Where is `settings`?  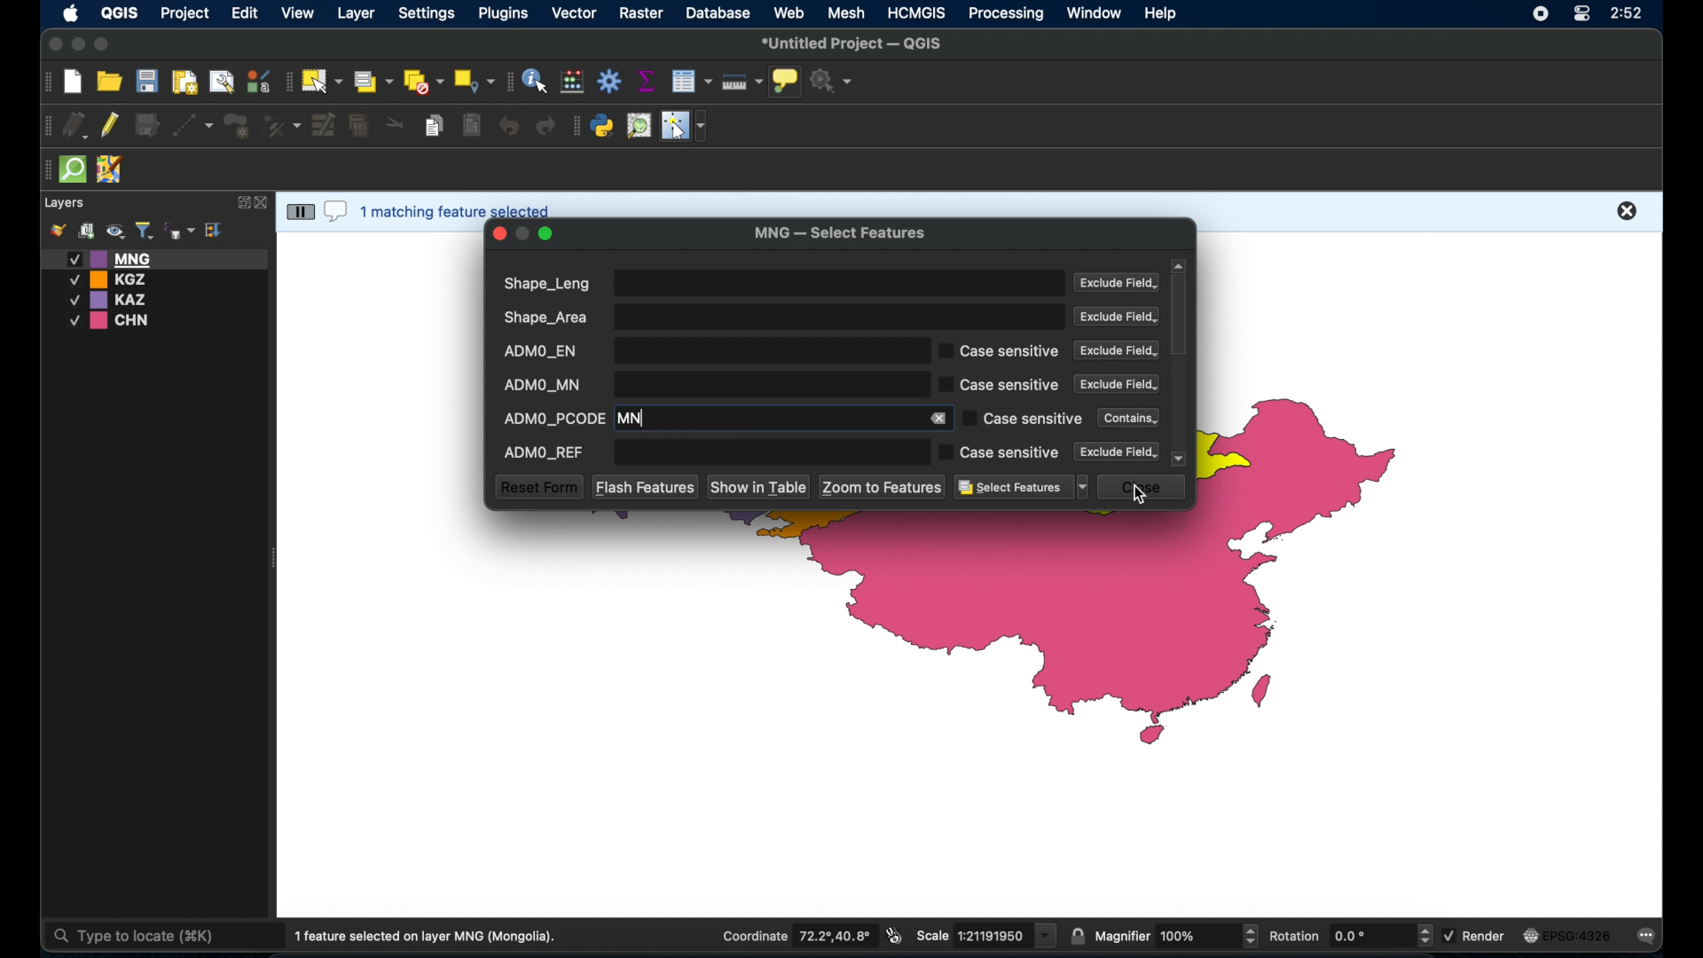 settings is located at coordinates (426, 14).